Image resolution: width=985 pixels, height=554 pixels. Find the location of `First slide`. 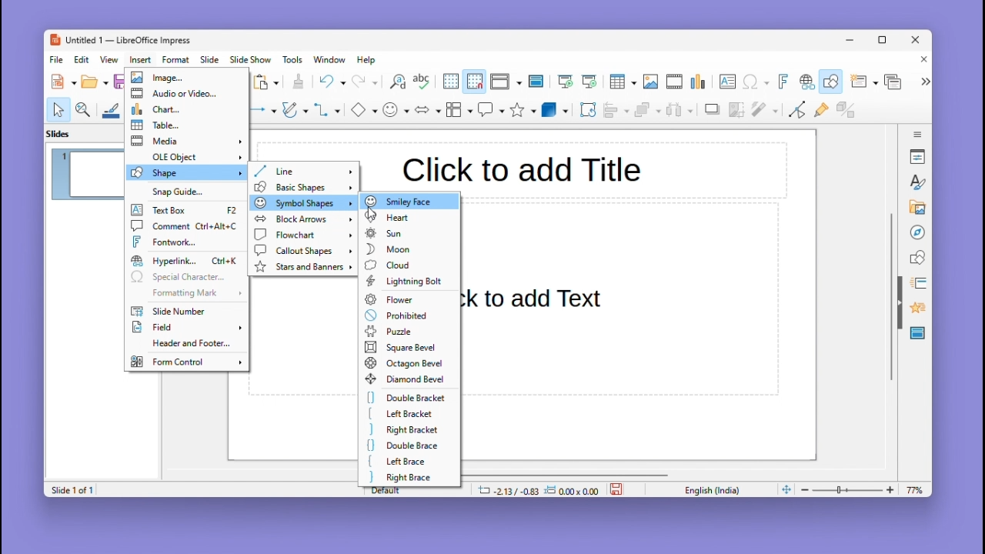

First slide is located at coordinates (566, 82).